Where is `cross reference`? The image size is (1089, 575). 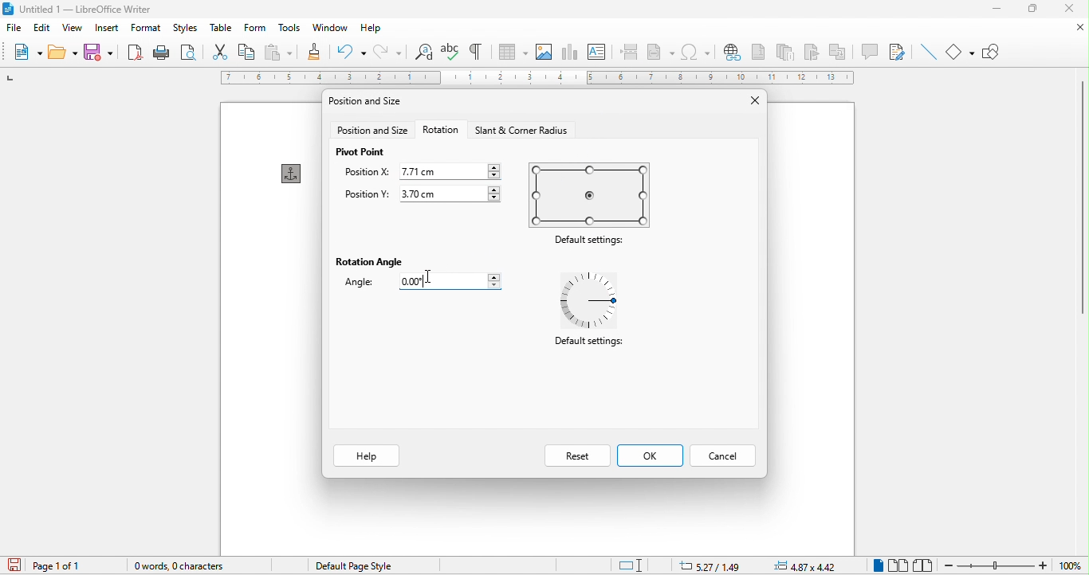
cross reference is located at coordinates (842, 51).